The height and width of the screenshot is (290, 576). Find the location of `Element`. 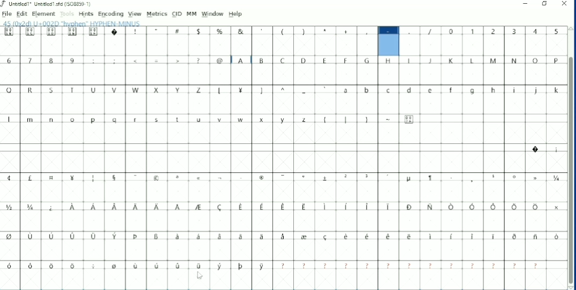

Element is located at coordinates (43, 14).